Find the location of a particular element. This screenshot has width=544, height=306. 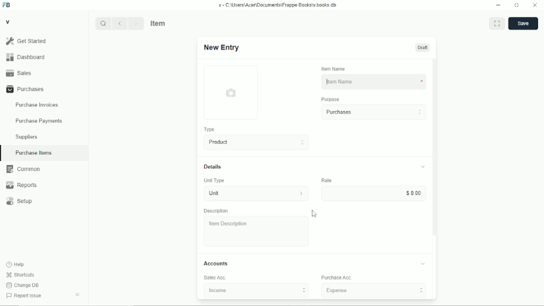

FB is located at coordinates (7, 5).